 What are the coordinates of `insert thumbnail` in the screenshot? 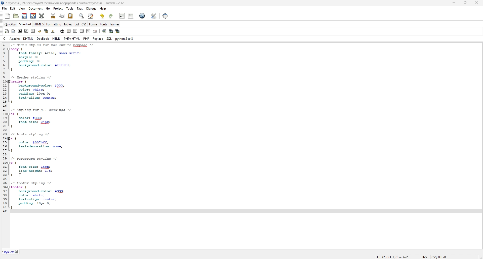 It's located at (111, 31).